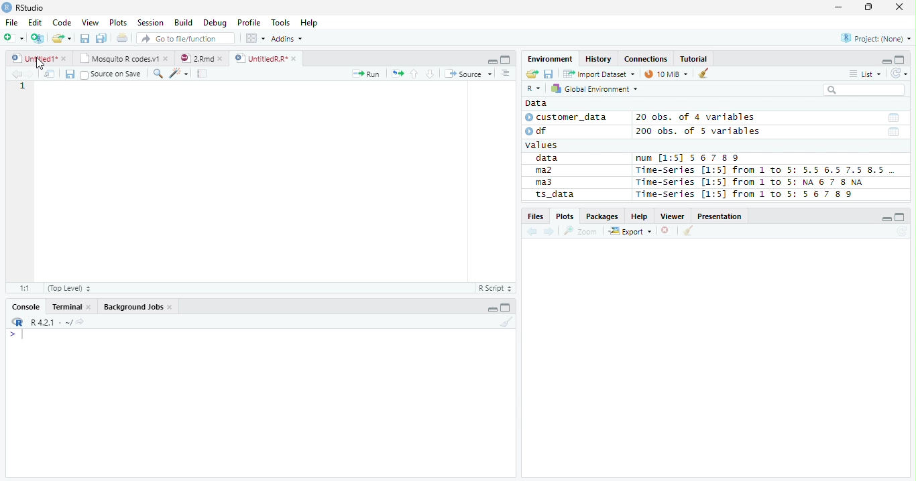 The image size is (916, 481). Describe the element at coordinates (870, 7) in the screenshot. I see `Restore Down` at that location.